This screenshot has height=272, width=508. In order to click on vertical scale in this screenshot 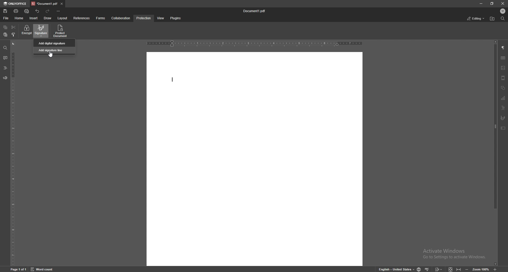, I will do `click(13, 153)`.